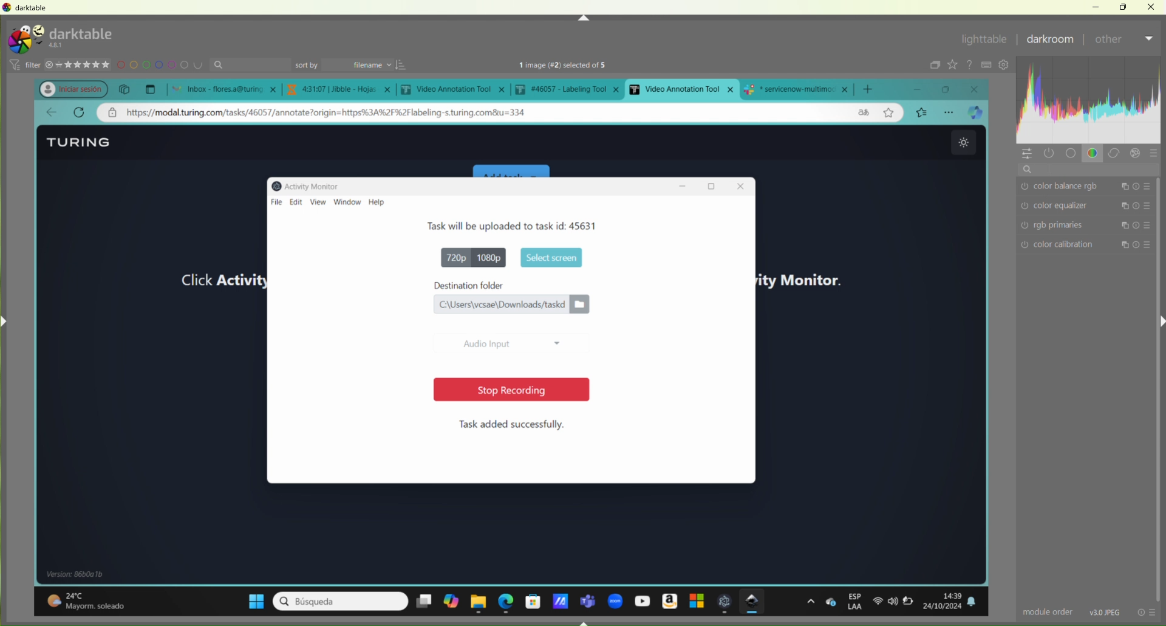 Image resolution: width=1166 pixels, height=626 pixels. Describe the element at coordinates (725, 602) in the screenshot. I see `open appliction` at that location.